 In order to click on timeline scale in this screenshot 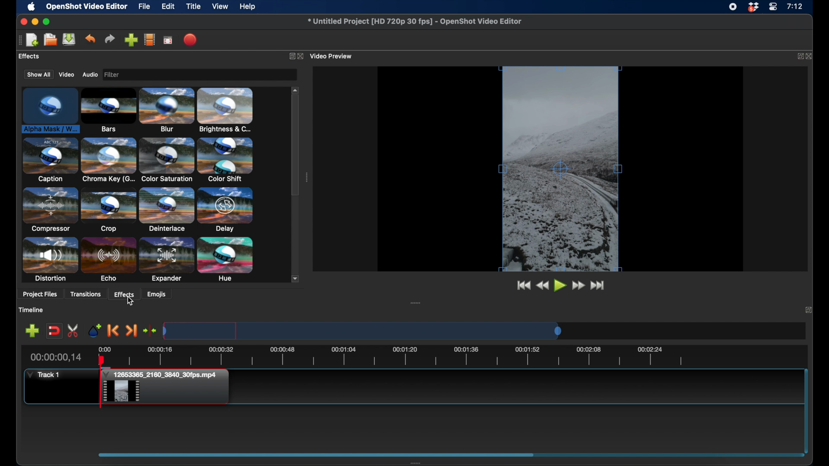, I will do `click(363, 331)`.